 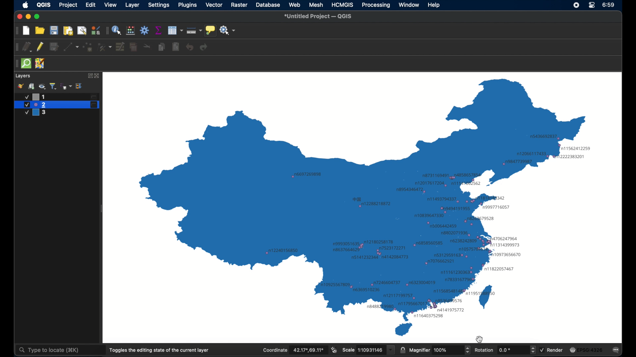 What do you see at coordinates (111, 5) in the screenshot?
I see `view` at bounding box center [111, 5].